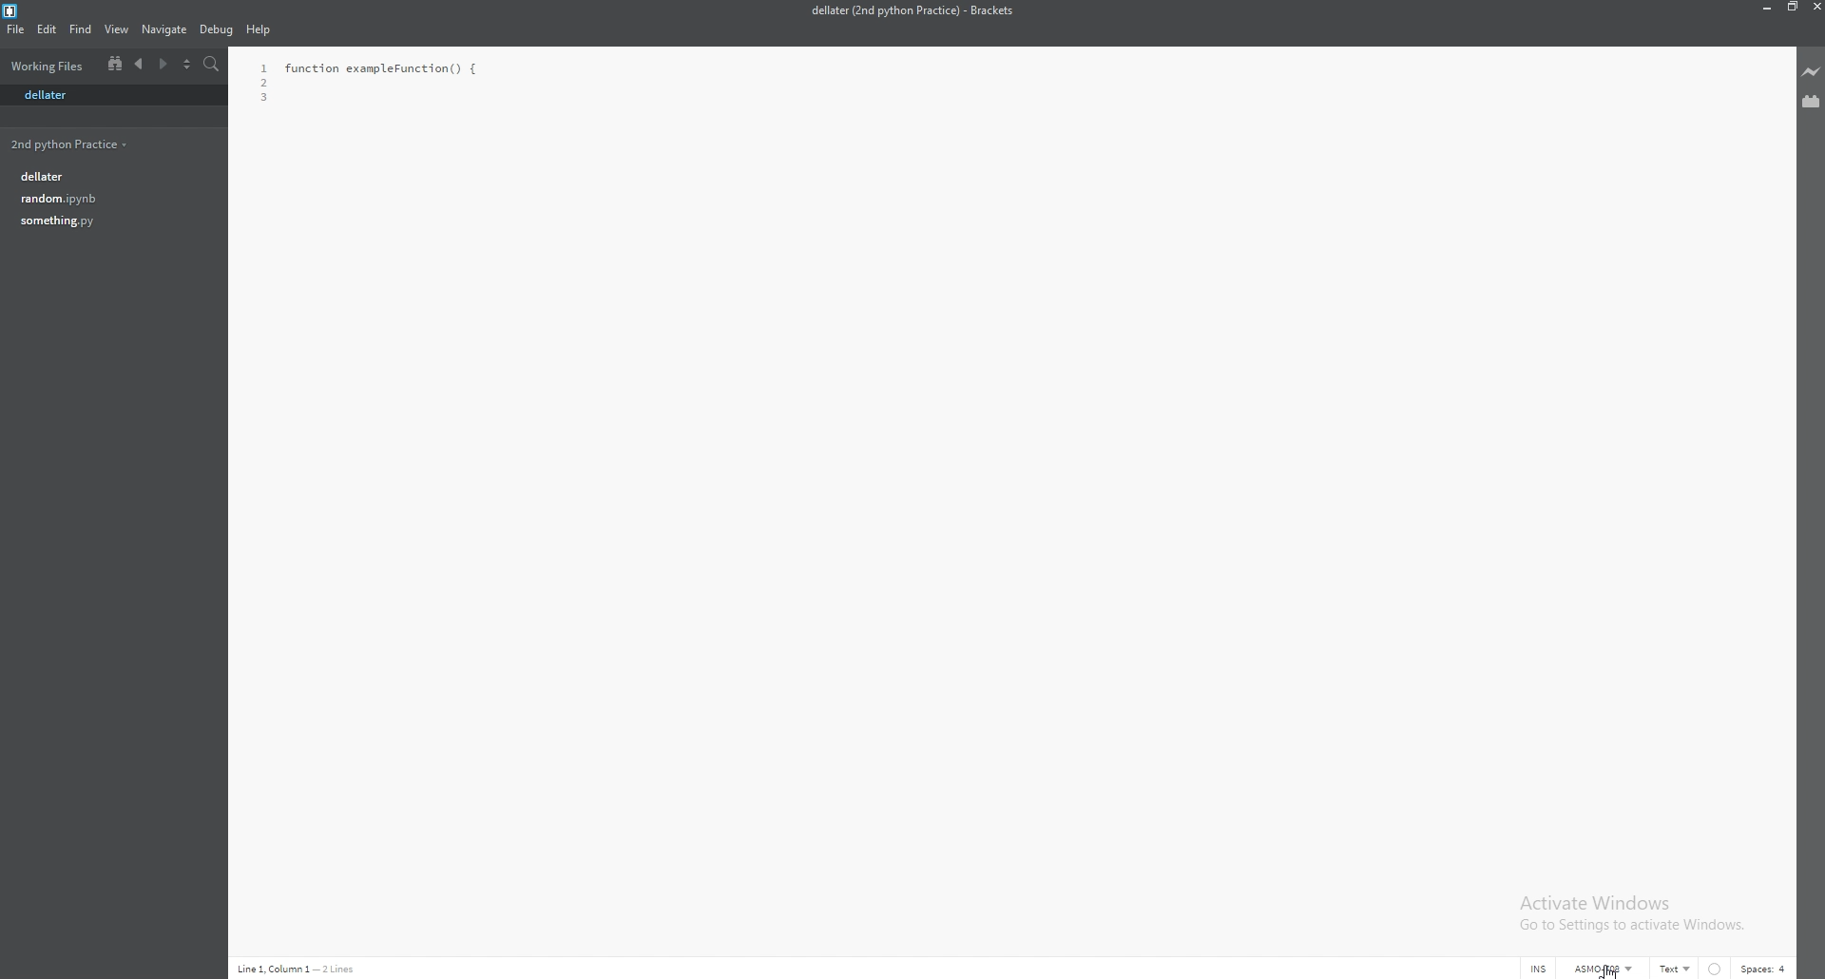 The image size is (1825, 979). Describe the element at coordinates (913, 11) in the screenshot. I see `dellater (2nd python practice) - brackets` at that location.